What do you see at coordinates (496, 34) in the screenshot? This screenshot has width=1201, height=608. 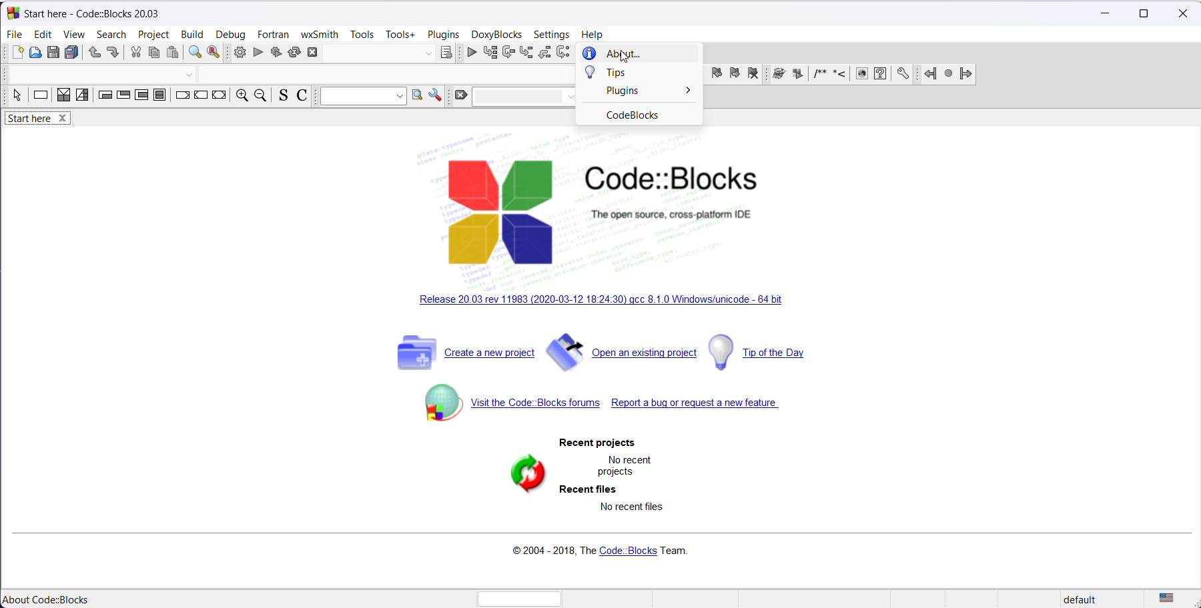 I see `Doxyblock` at bounding box center [496, 34].